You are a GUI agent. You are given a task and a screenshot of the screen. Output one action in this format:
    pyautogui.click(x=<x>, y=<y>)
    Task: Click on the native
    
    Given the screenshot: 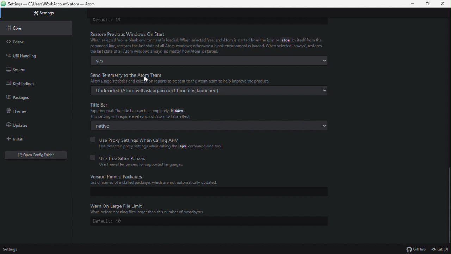 What is the action you would take?
    pyautogui.click(x=210, y=126)
    